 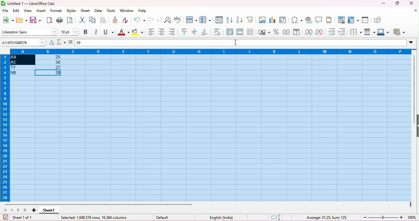 I want to click on freeze rows and columns, so click(x=354, y=20).